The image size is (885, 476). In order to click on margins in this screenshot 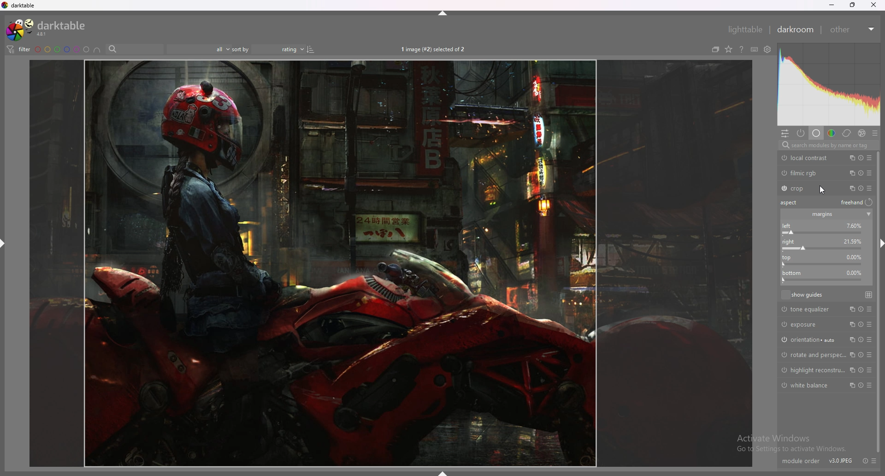, I will do `click(822, 215)`.